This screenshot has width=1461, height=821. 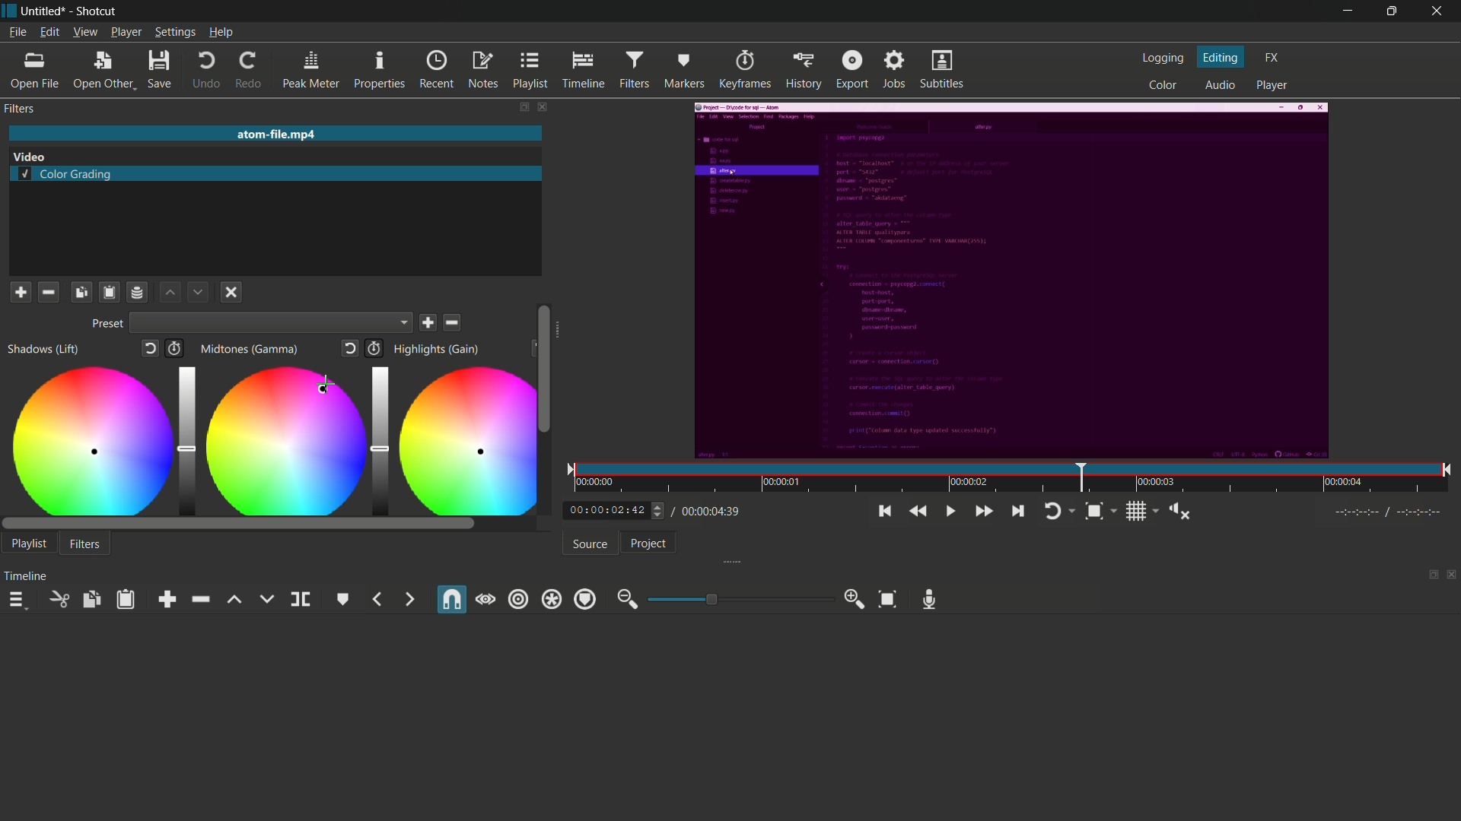 I want to click on fx, so click(x=1273, y=56).